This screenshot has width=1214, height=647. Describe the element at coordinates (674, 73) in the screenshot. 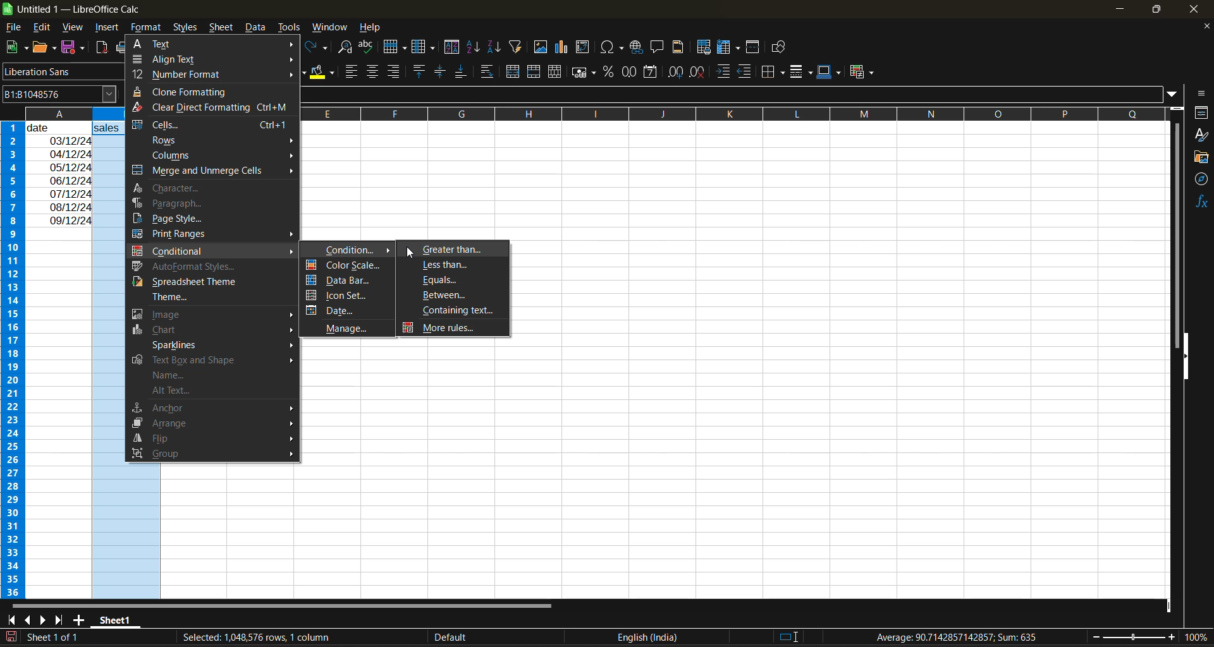

I see `add decimal place` at that location.